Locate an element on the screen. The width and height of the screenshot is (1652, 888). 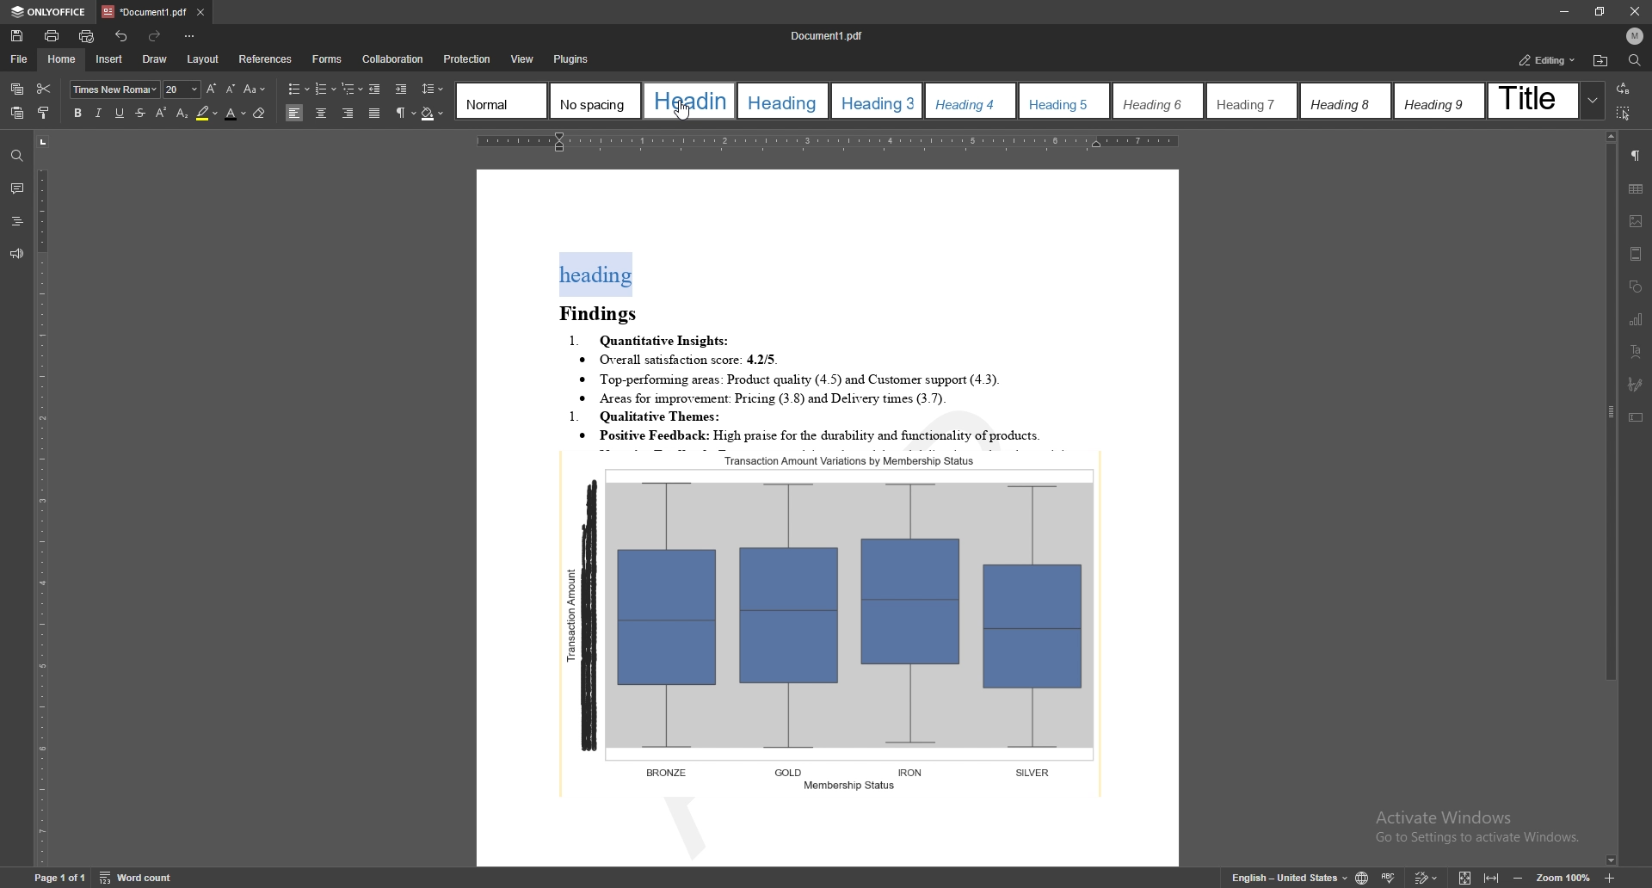
underline is located at coordinates (119, 114).